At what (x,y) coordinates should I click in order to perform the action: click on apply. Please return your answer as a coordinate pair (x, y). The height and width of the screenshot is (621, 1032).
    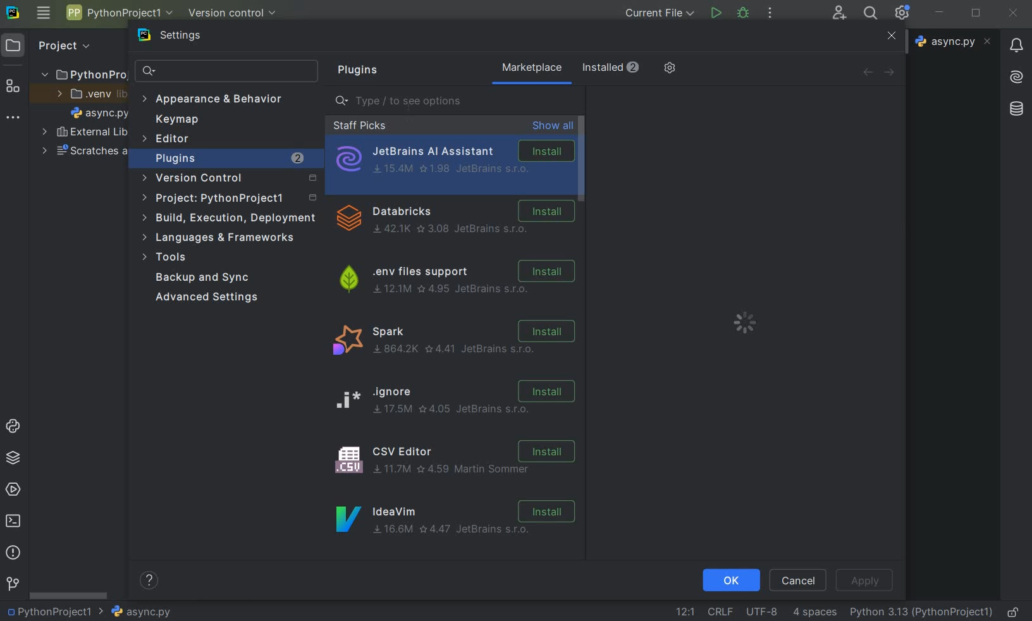
    Looking at the image, I should click on (867, 579).